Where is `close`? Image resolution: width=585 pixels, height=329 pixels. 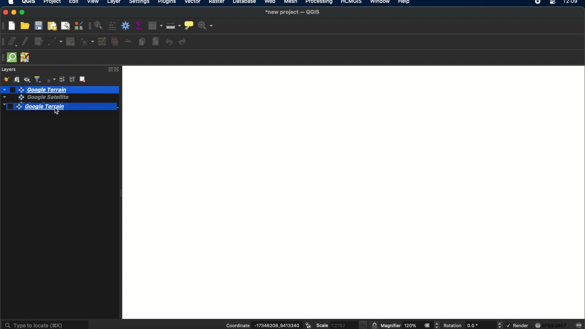 close is located at coordinates (118, 69).